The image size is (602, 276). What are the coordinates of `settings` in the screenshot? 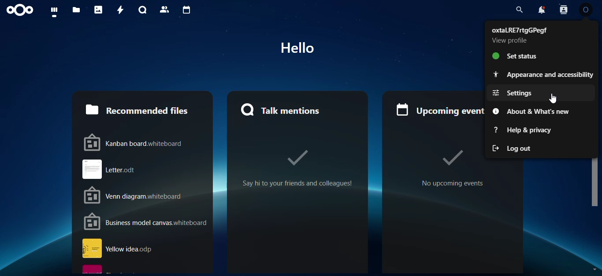 It's located at (540, 93).